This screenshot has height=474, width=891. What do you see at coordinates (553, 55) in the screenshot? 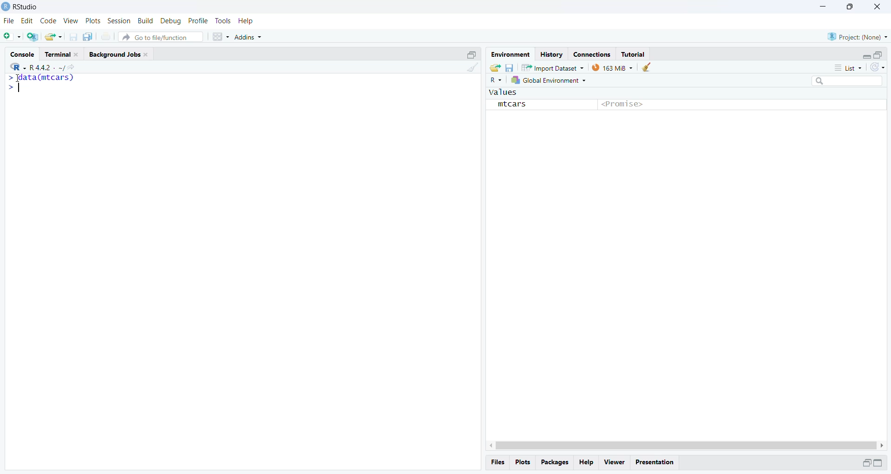
I see `History` at bounding box center [553, 55].